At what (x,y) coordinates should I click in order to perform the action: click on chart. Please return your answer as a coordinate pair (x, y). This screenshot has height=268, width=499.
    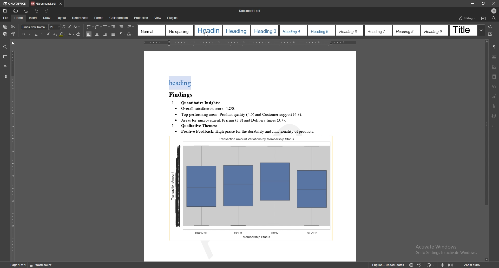
    Looking at the image, I should click on (494, 96).